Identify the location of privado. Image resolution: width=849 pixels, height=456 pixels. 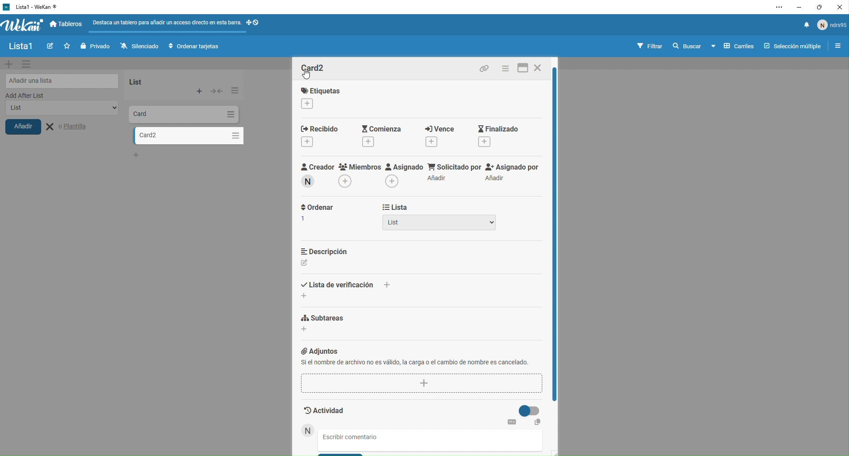
(94, 46).